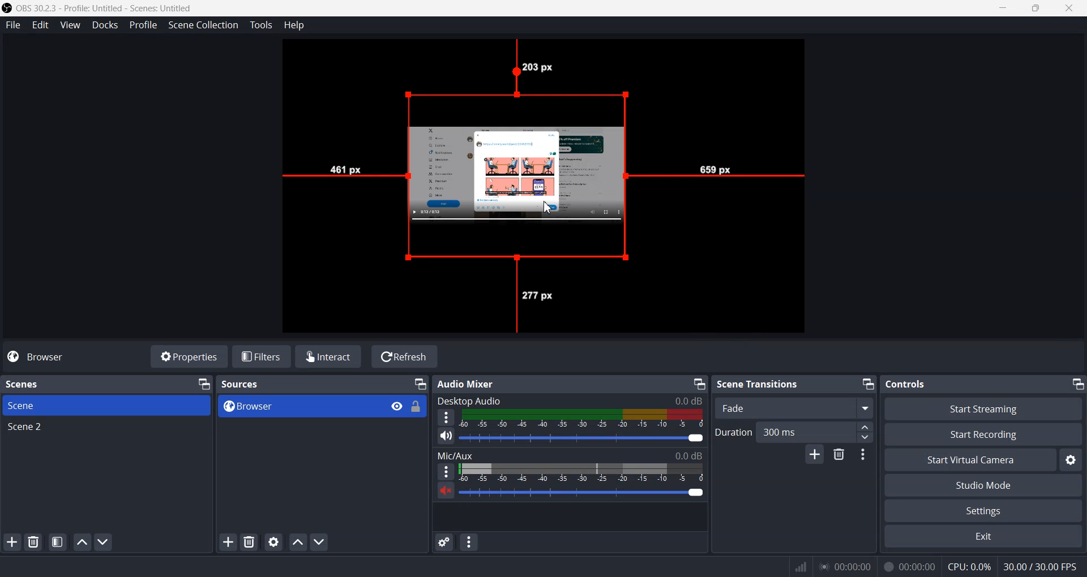  What do you see at coordinates (863, 407) in the screenshot?
I see `Drop down box` at bounding box center [863, 407].